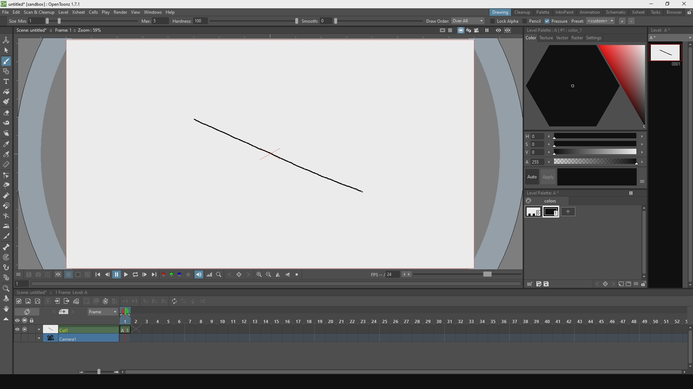  What do you see at coordinates (689, 165) in the screenshot?
I see `scroll bar` at bounding box center [689, 165].